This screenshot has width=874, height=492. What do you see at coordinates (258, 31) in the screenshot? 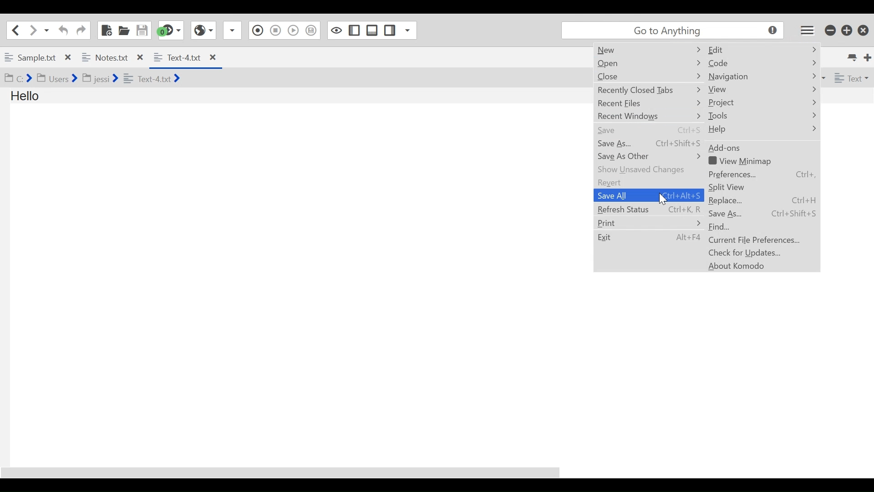
I see `Recording in Macro` at bounding box center [258, 31].